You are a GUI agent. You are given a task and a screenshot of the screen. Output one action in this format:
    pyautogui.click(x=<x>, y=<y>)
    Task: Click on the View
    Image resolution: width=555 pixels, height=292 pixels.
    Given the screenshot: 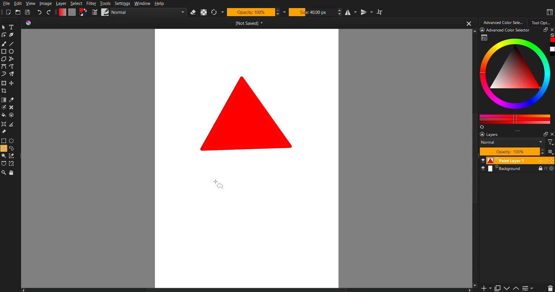 What is the action you would take?
    pyautogui.click(x=32, y=3)
    